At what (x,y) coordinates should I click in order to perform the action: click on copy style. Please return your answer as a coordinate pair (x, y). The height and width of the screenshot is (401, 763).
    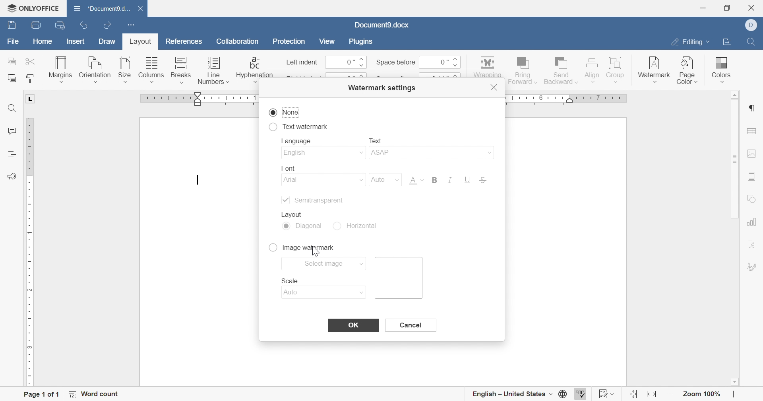
    Looking at the image, I should click on (31, 78).